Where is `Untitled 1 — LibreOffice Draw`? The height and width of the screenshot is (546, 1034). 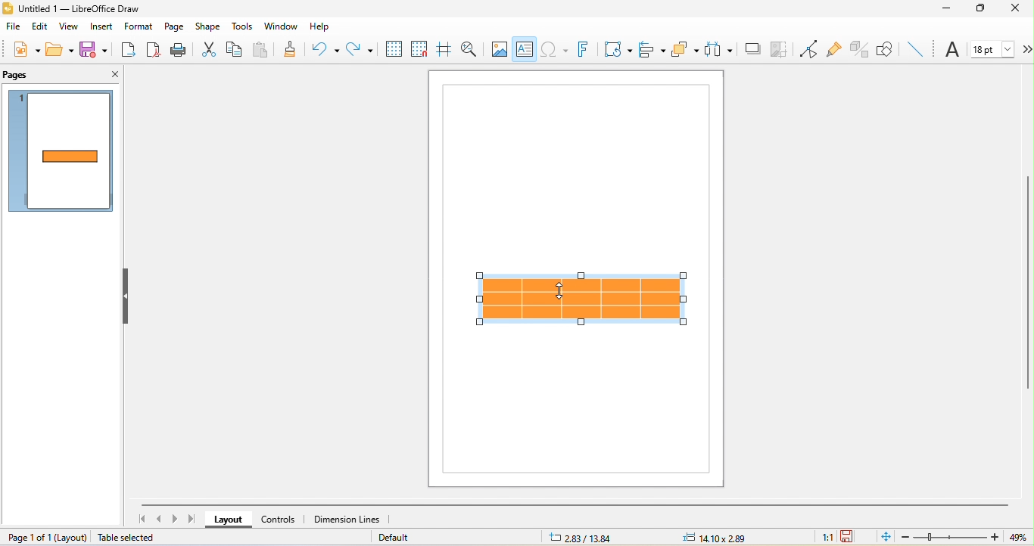
Untitled 1 — LibreOffice Draw is located at coordinates (70, 7).